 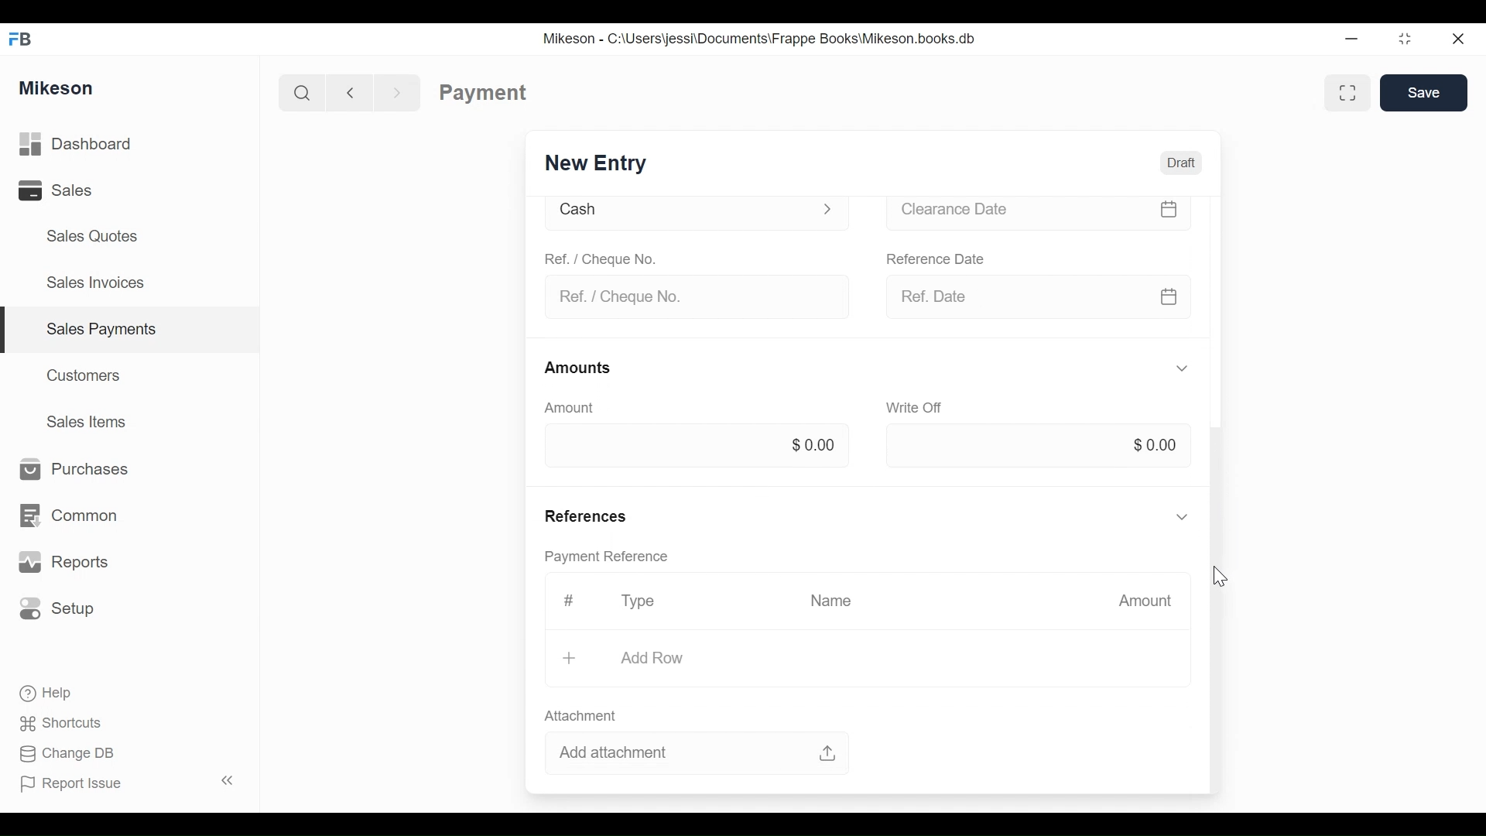 I want to click on Save, so click(x=1426, y=94).